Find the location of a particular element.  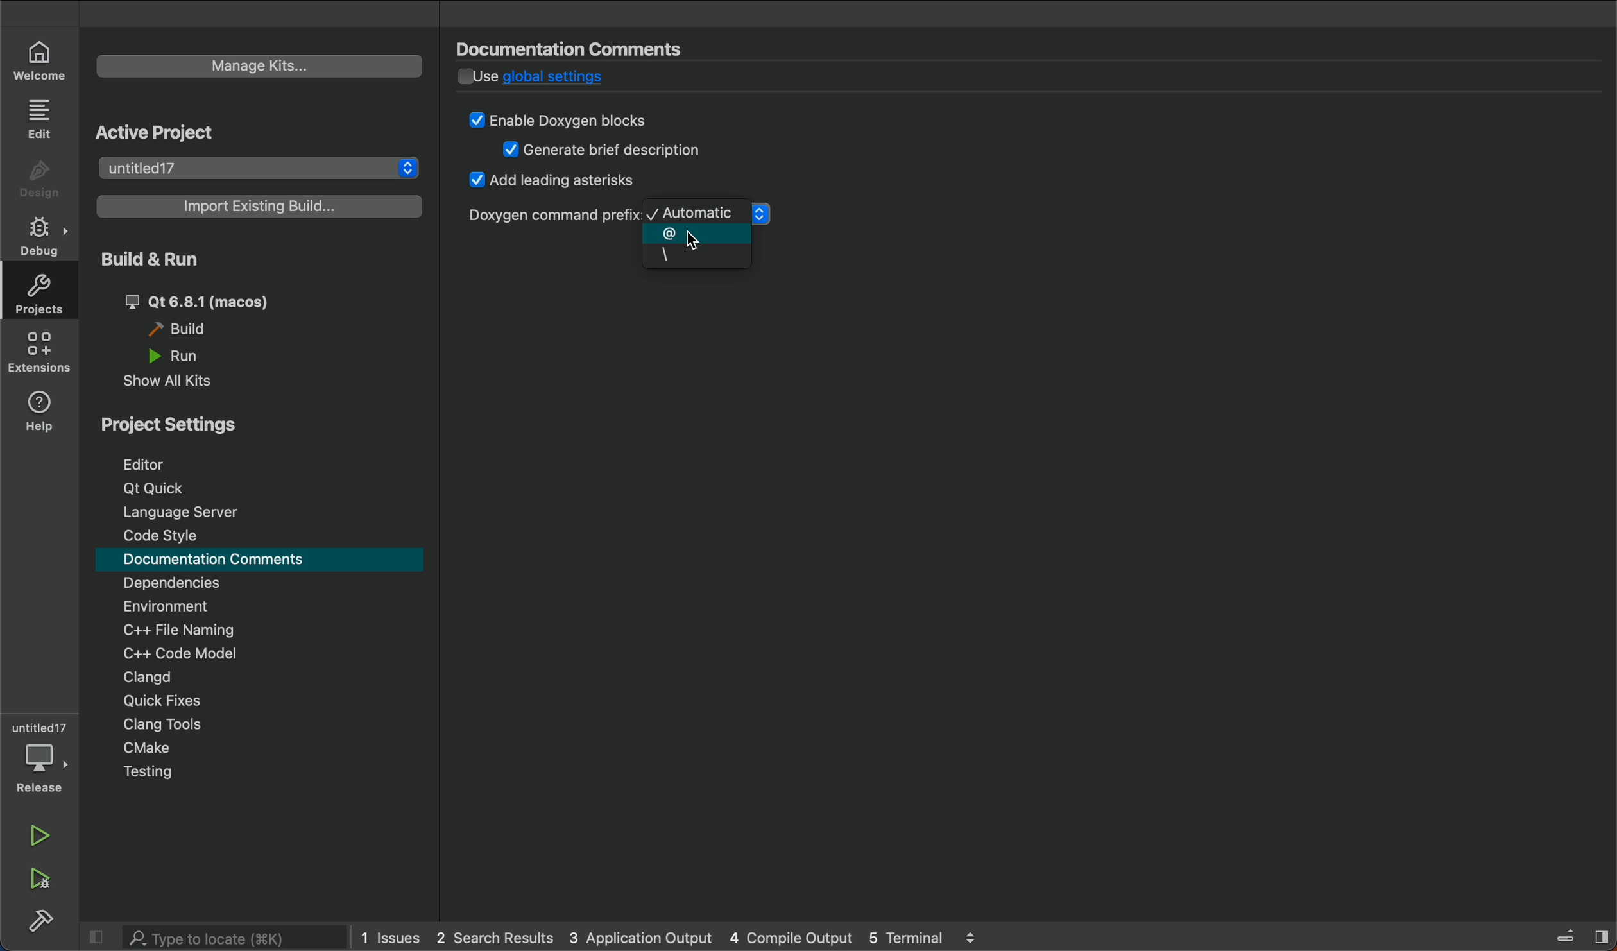

project settings is located at coordinates (261, 425).